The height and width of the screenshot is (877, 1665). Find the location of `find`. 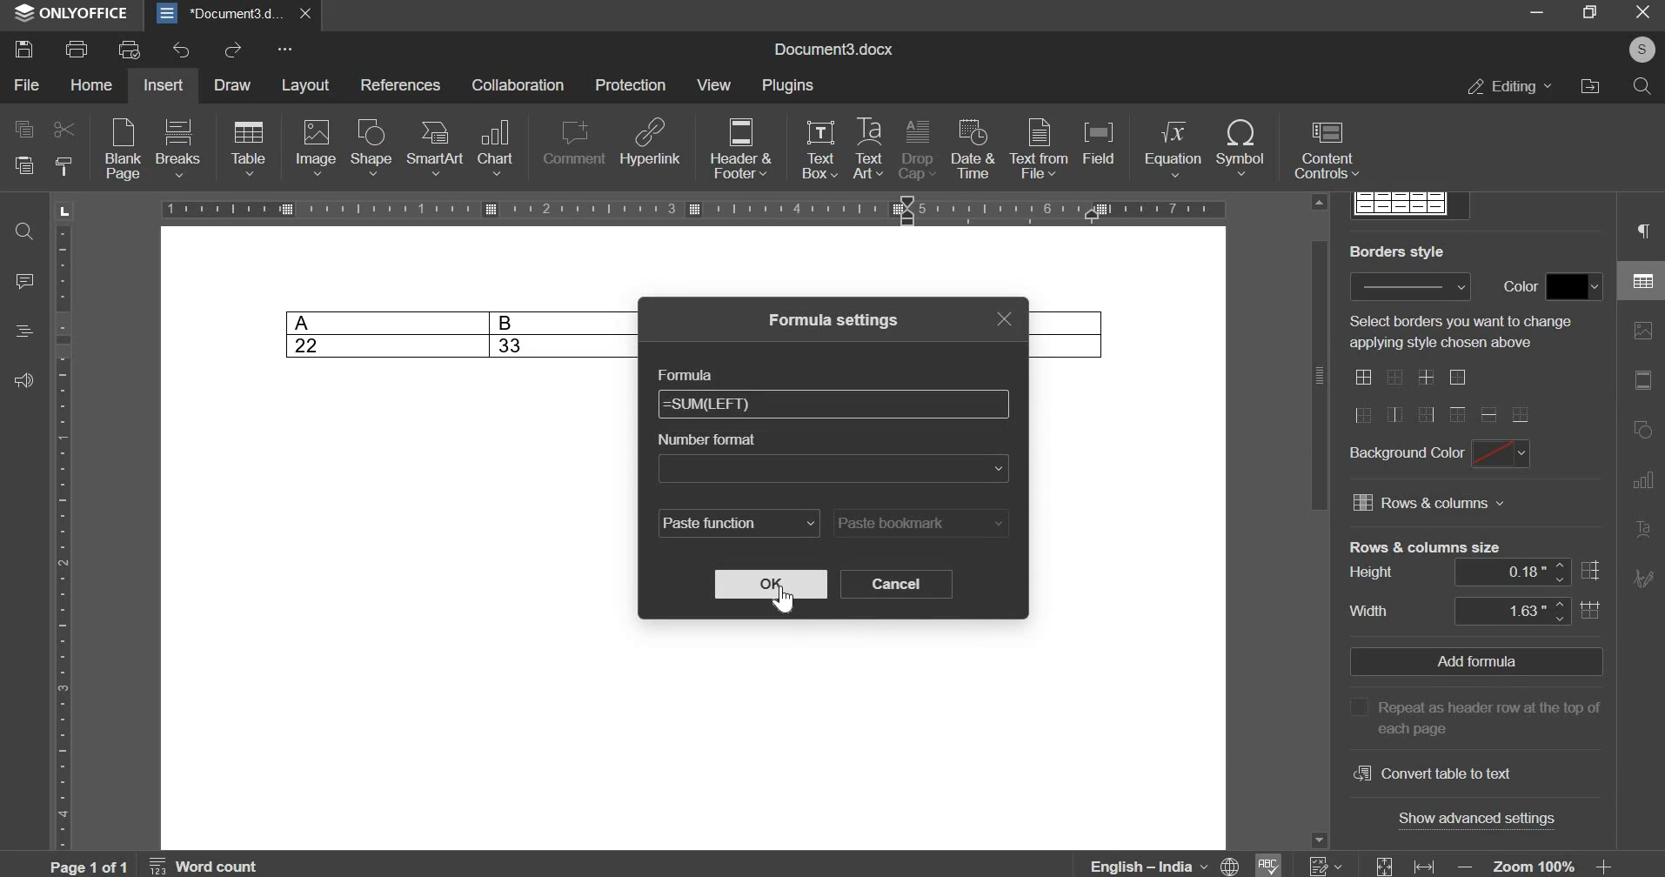

find is located at coordinates (26, 233).